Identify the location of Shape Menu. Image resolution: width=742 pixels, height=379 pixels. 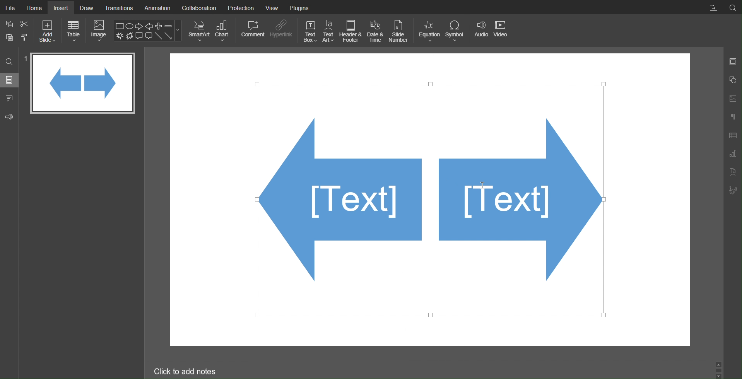
(148, 30).